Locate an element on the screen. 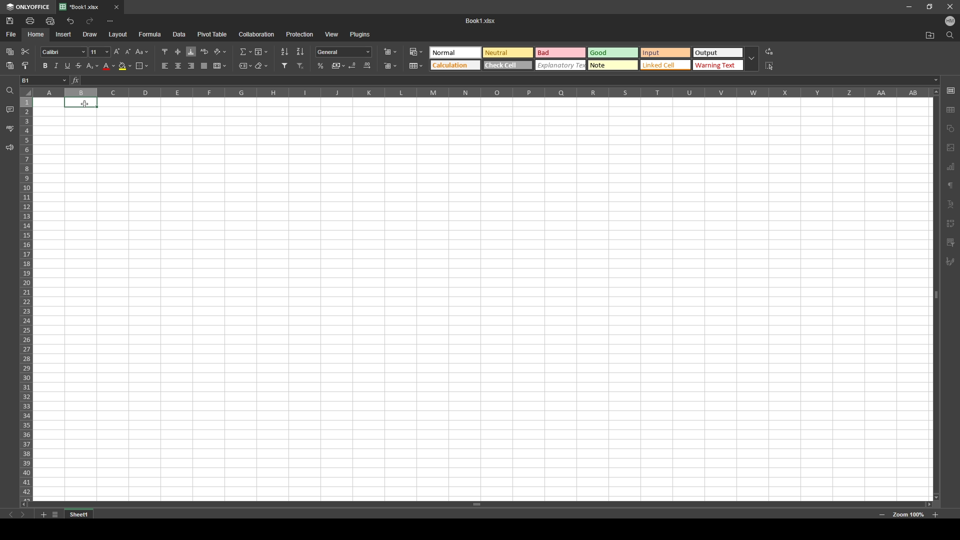  align top is located at coordinates (164, 51).